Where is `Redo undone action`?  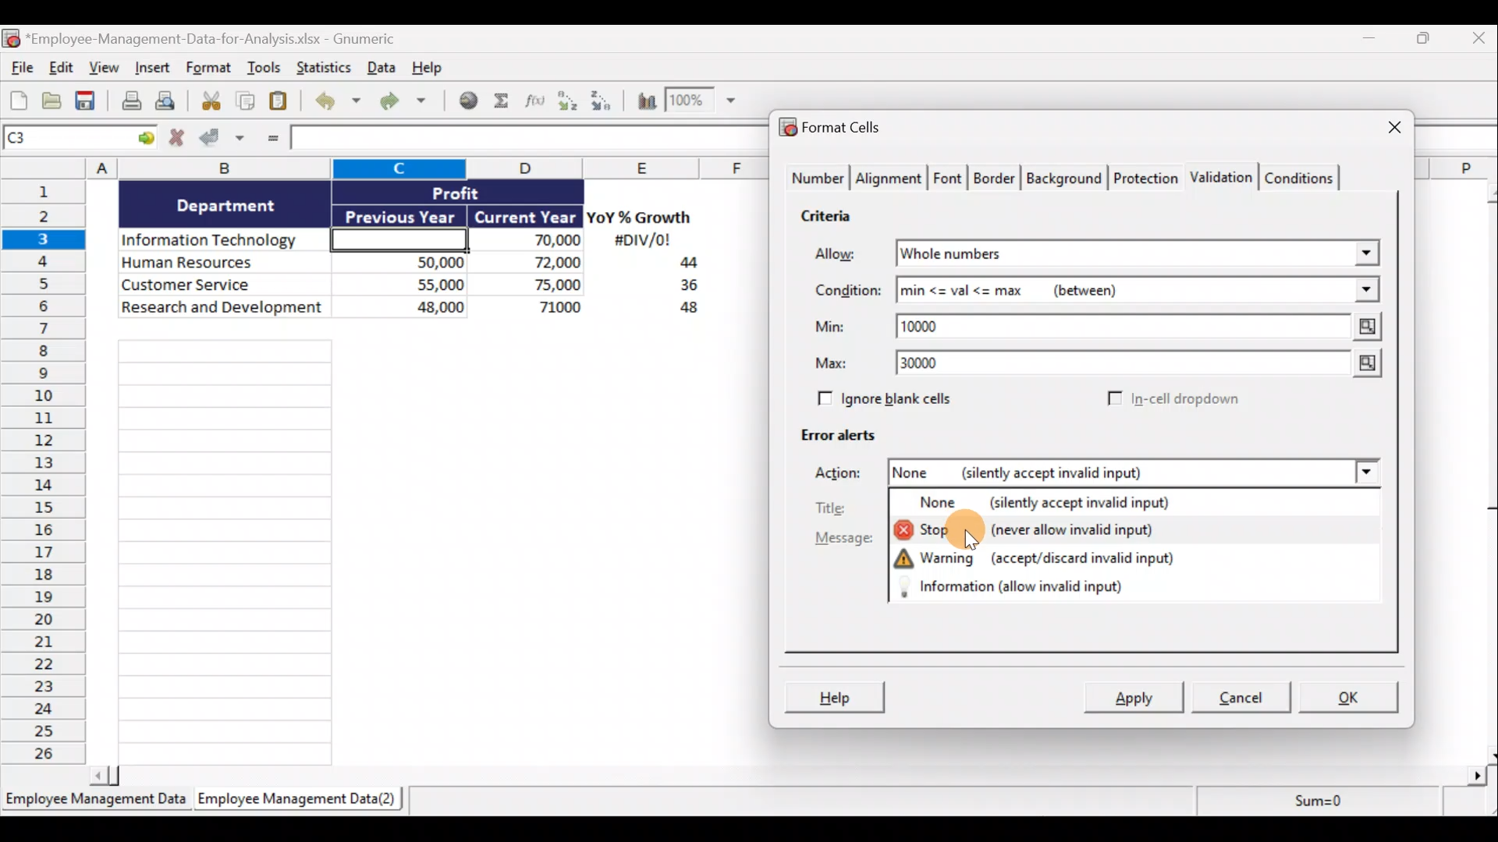 Redo undone action is located at coordinates (410, 101).